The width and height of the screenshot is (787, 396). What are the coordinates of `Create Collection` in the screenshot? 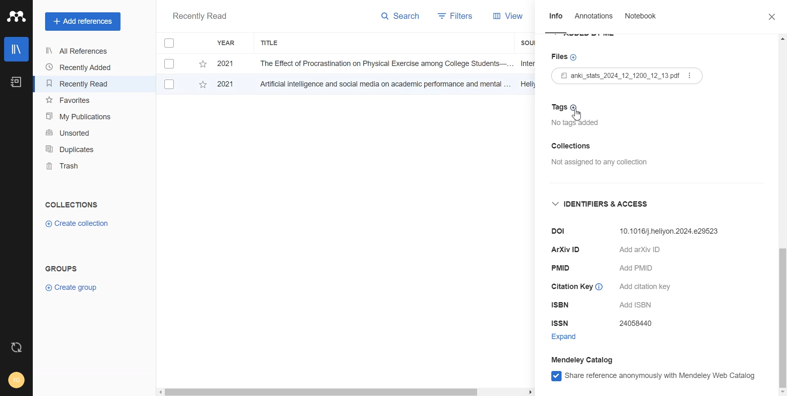 It's located at (78, 224).